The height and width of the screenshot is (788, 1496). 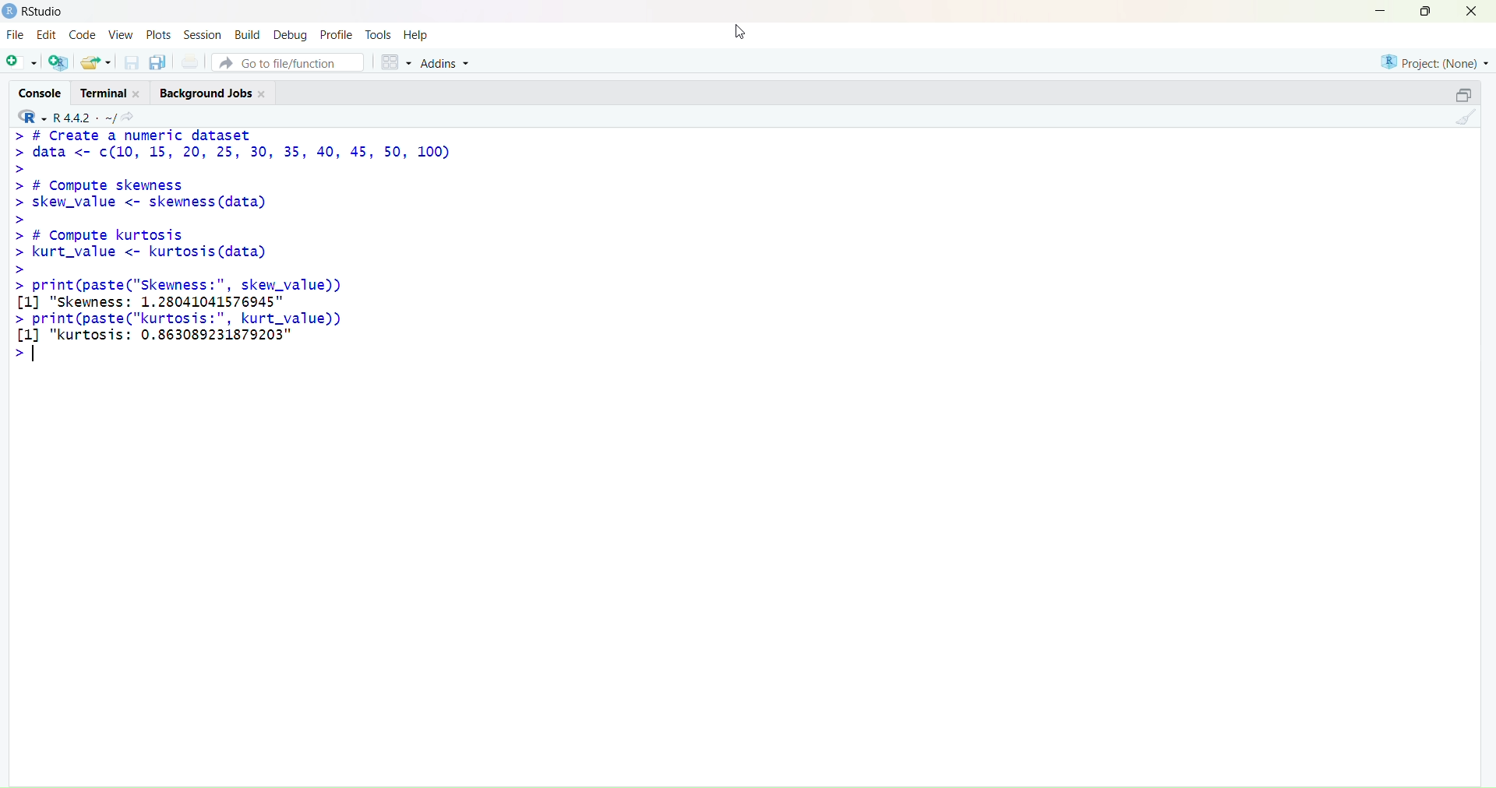 What do you see at coordinates (393, 61) in the screenshot?
I see `Workspace panes` at bounding box center [393, 61].